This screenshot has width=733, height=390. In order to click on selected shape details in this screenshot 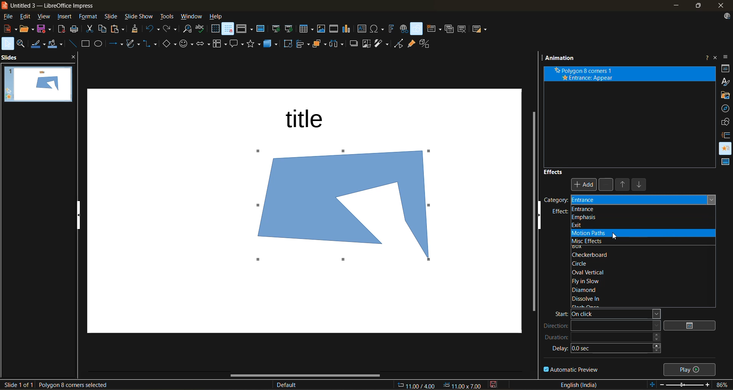, I will do `click(73, 385)`.